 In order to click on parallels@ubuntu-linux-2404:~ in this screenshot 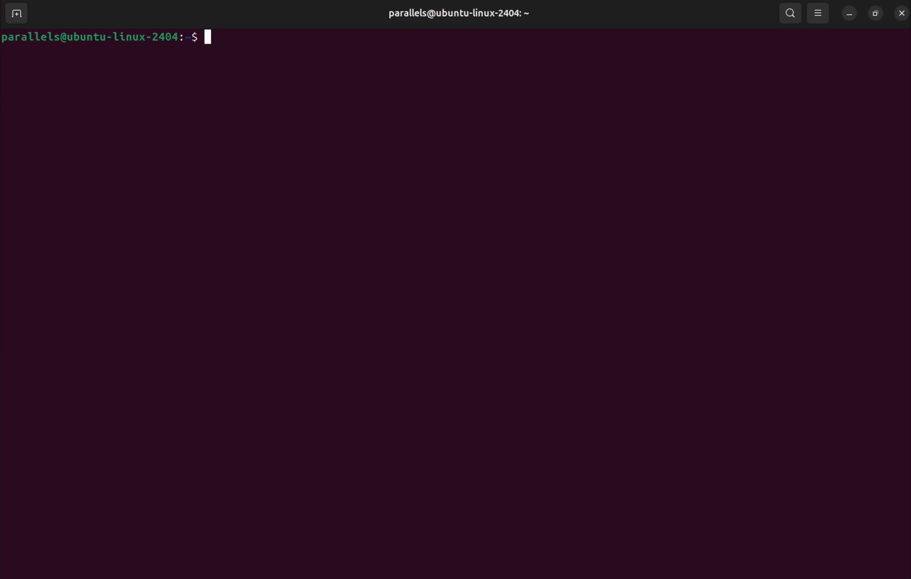, I will do `click(457, 13)`.